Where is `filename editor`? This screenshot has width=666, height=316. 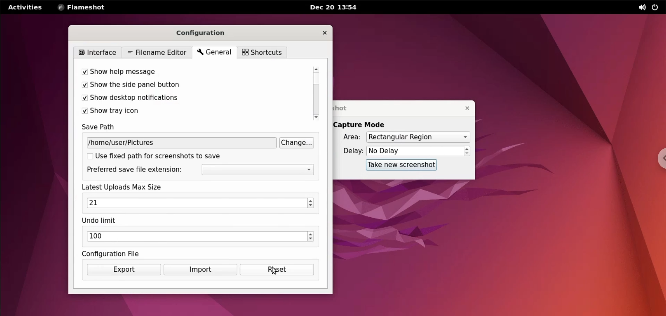
filename editor is located at coordinates (155, 52).